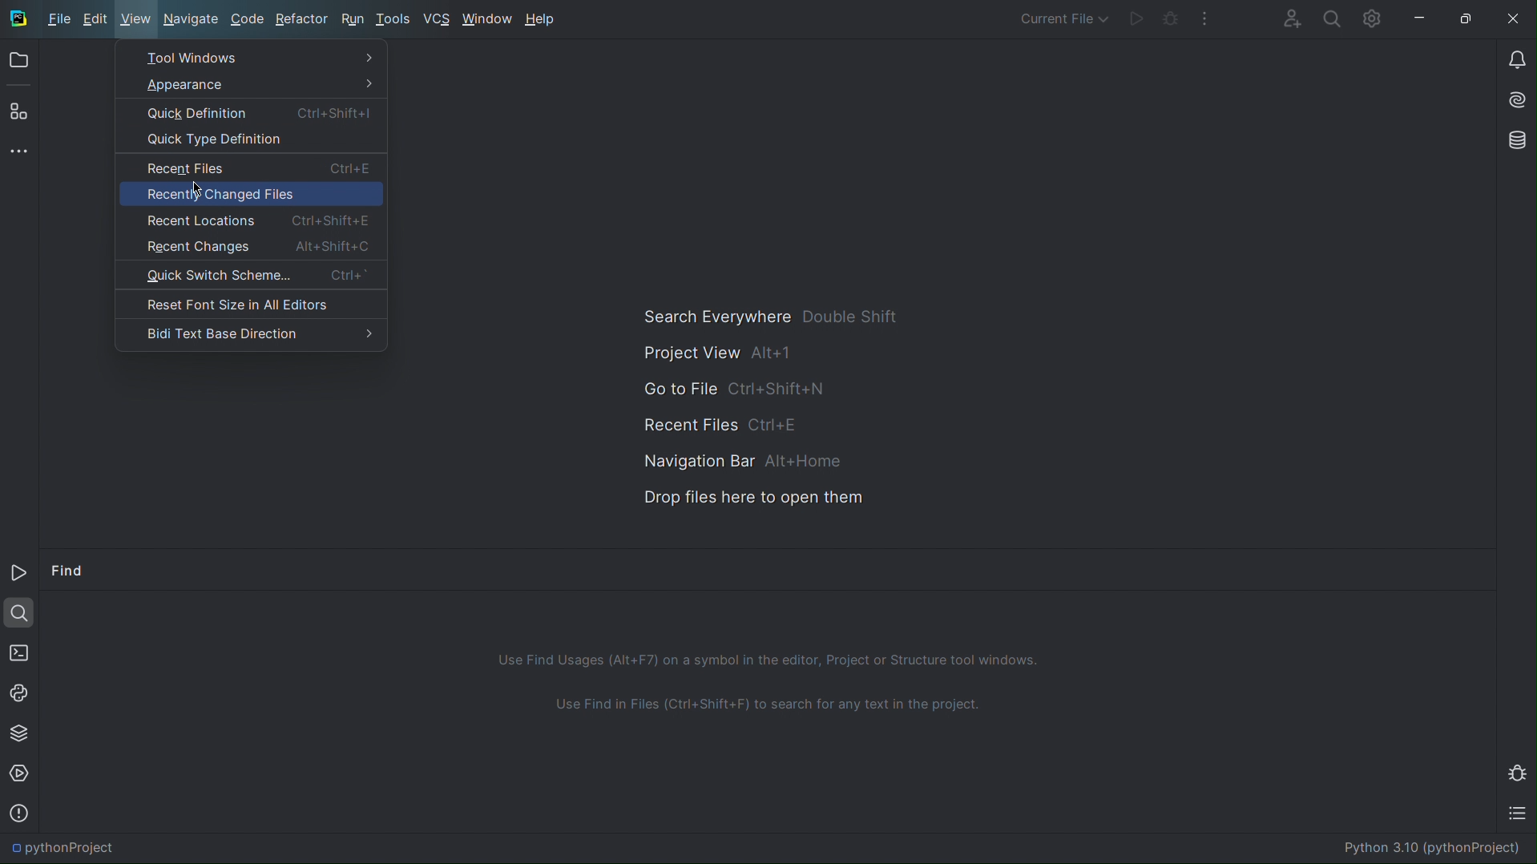 The height and width of the screenshot is (864, 1537). Describe the element at coordinates (544, 18) in the screenshot. I see `Help` at that location.